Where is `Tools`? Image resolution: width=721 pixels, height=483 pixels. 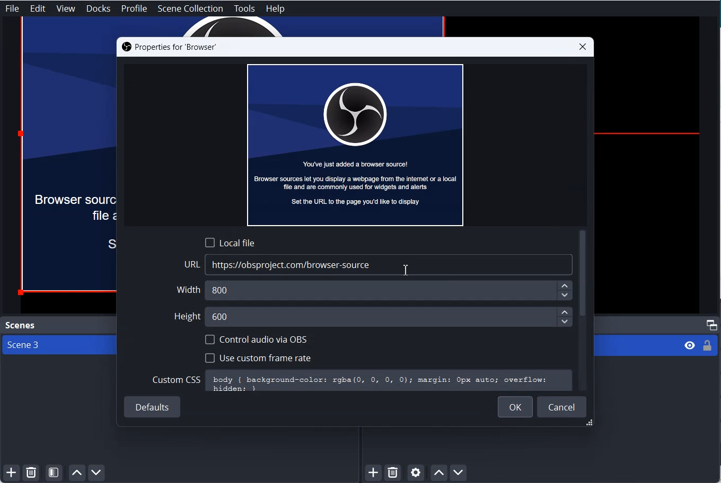 Tools is located at coordinates (244, 9).